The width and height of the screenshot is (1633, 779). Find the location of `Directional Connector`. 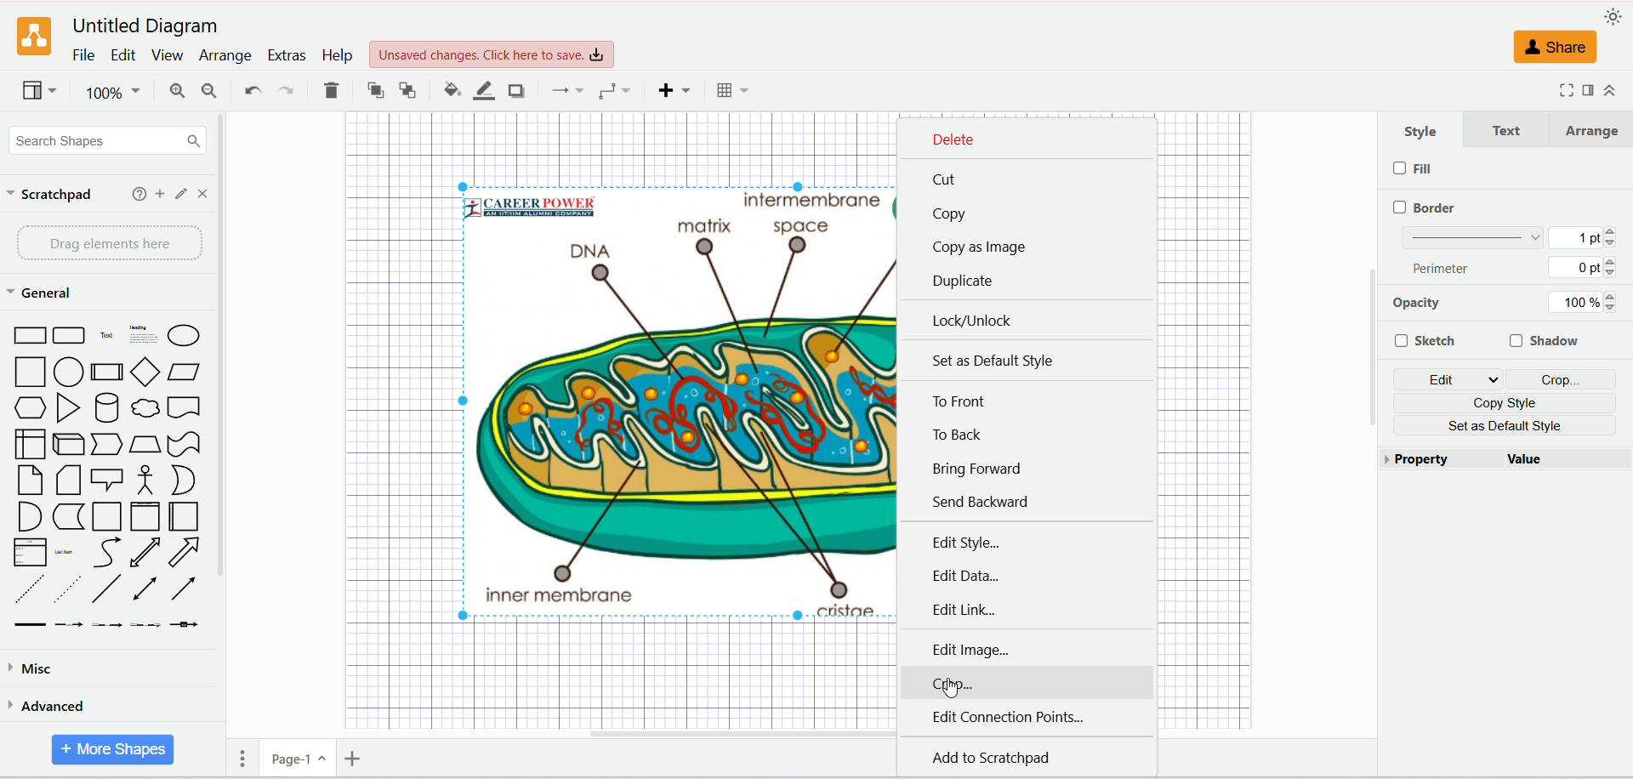

Directional Connector is located at coordinates (187, 592).